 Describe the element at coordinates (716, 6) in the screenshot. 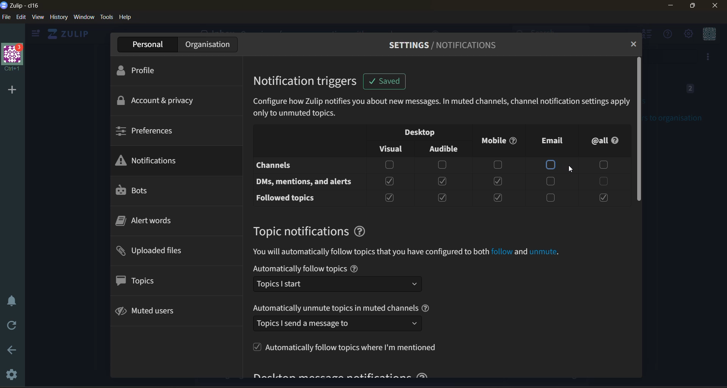

I see `close` at that location.